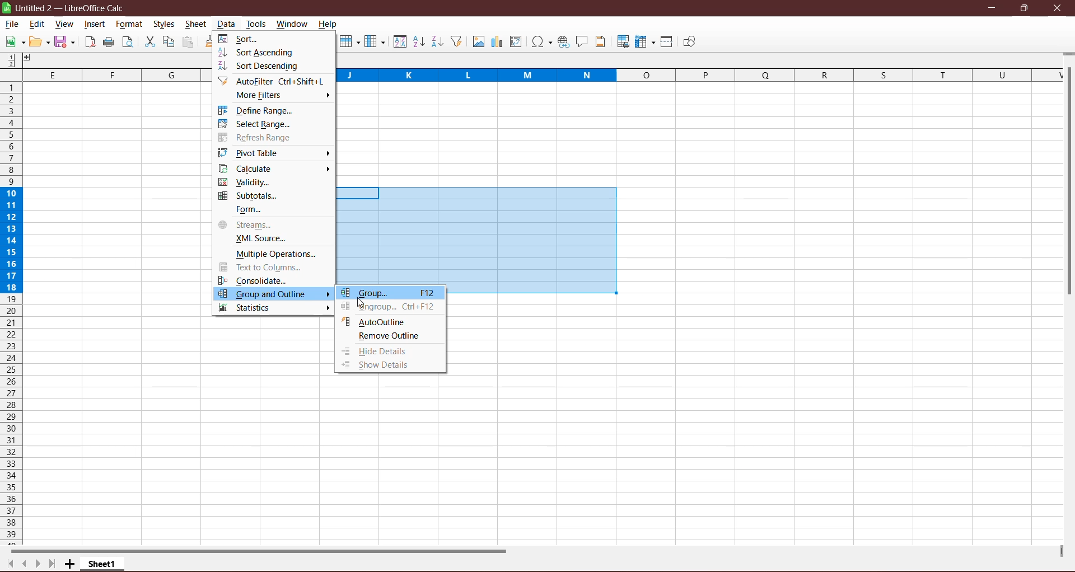  Describe the element at coordinates (8, 564) in the screenshot. I see `Scroll to first page` at that location.